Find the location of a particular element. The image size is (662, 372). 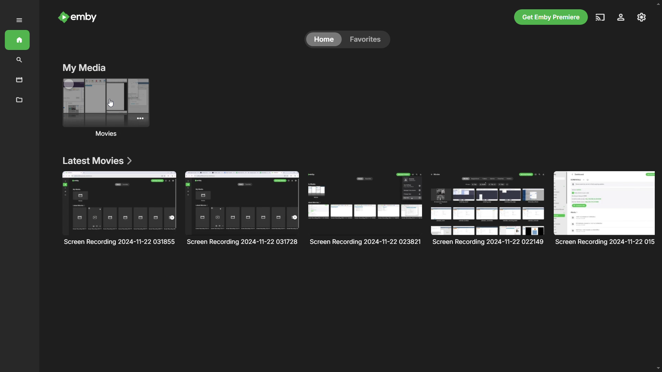

account is located at coordinates (620, 18).